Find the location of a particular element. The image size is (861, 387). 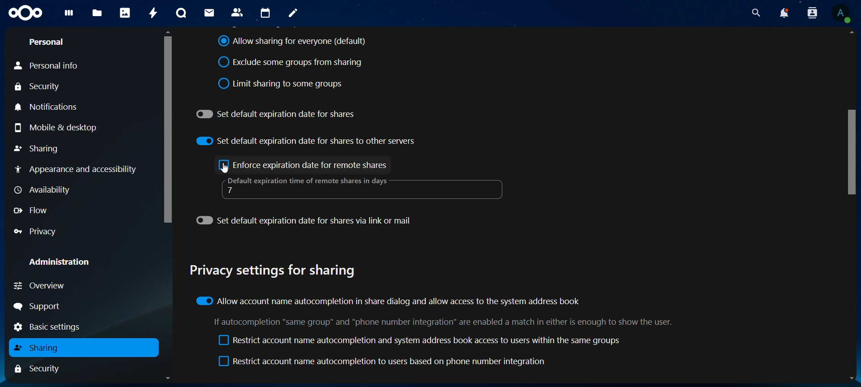

availability is located at coordinates (43, 190).